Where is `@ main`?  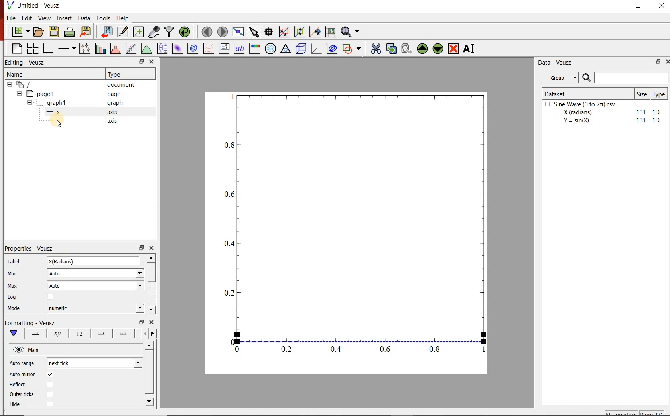 @ main is located at coordinates (26, 350).